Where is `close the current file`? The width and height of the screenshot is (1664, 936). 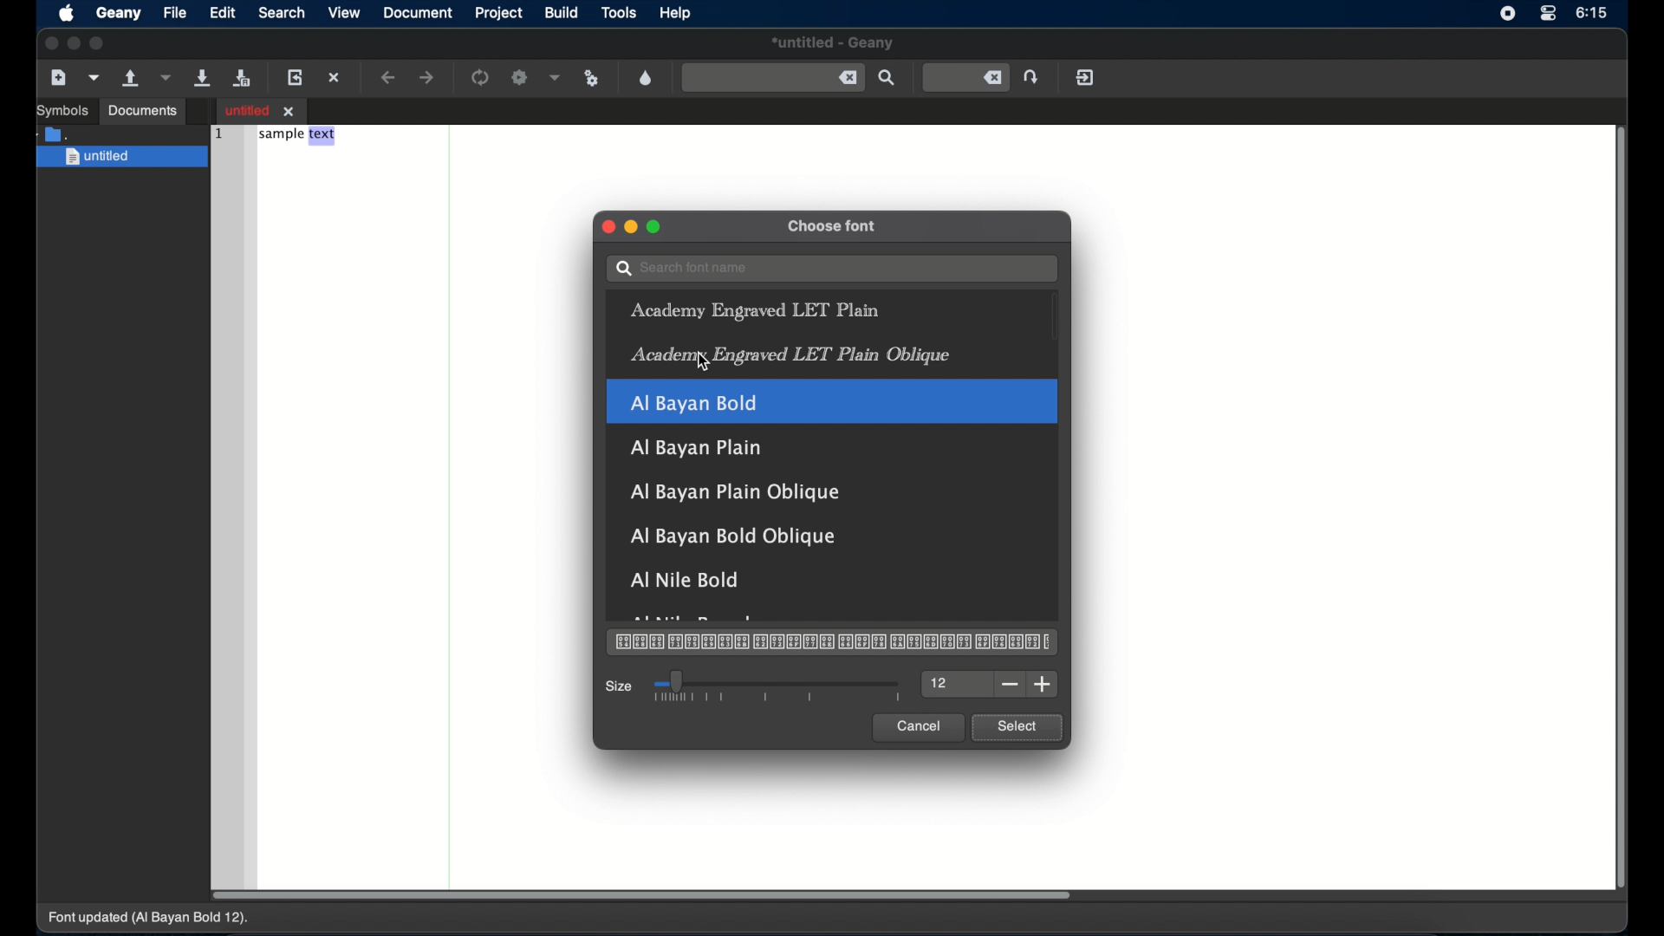
close the current file is located at coordinates (335, 79).